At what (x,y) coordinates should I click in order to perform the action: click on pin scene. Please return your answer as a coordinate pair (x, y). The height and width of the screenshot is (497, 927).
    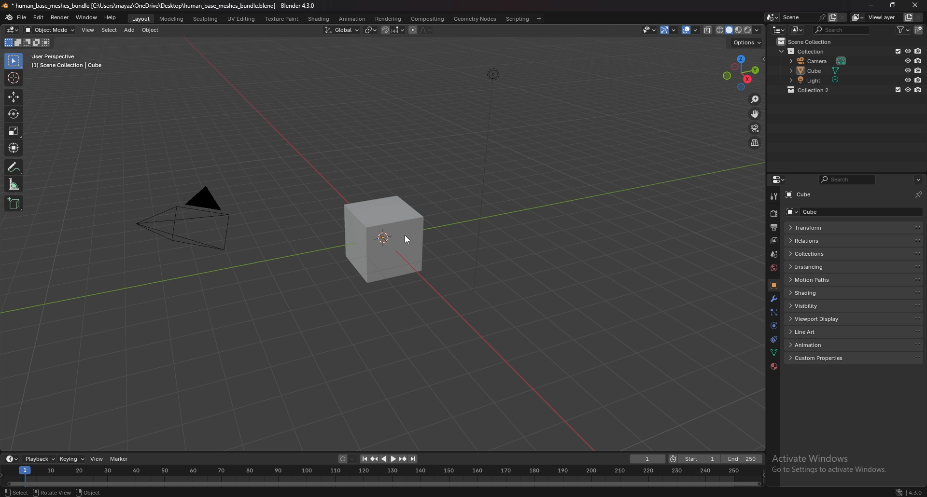
    Looking at the image, I should click on (821, 16).